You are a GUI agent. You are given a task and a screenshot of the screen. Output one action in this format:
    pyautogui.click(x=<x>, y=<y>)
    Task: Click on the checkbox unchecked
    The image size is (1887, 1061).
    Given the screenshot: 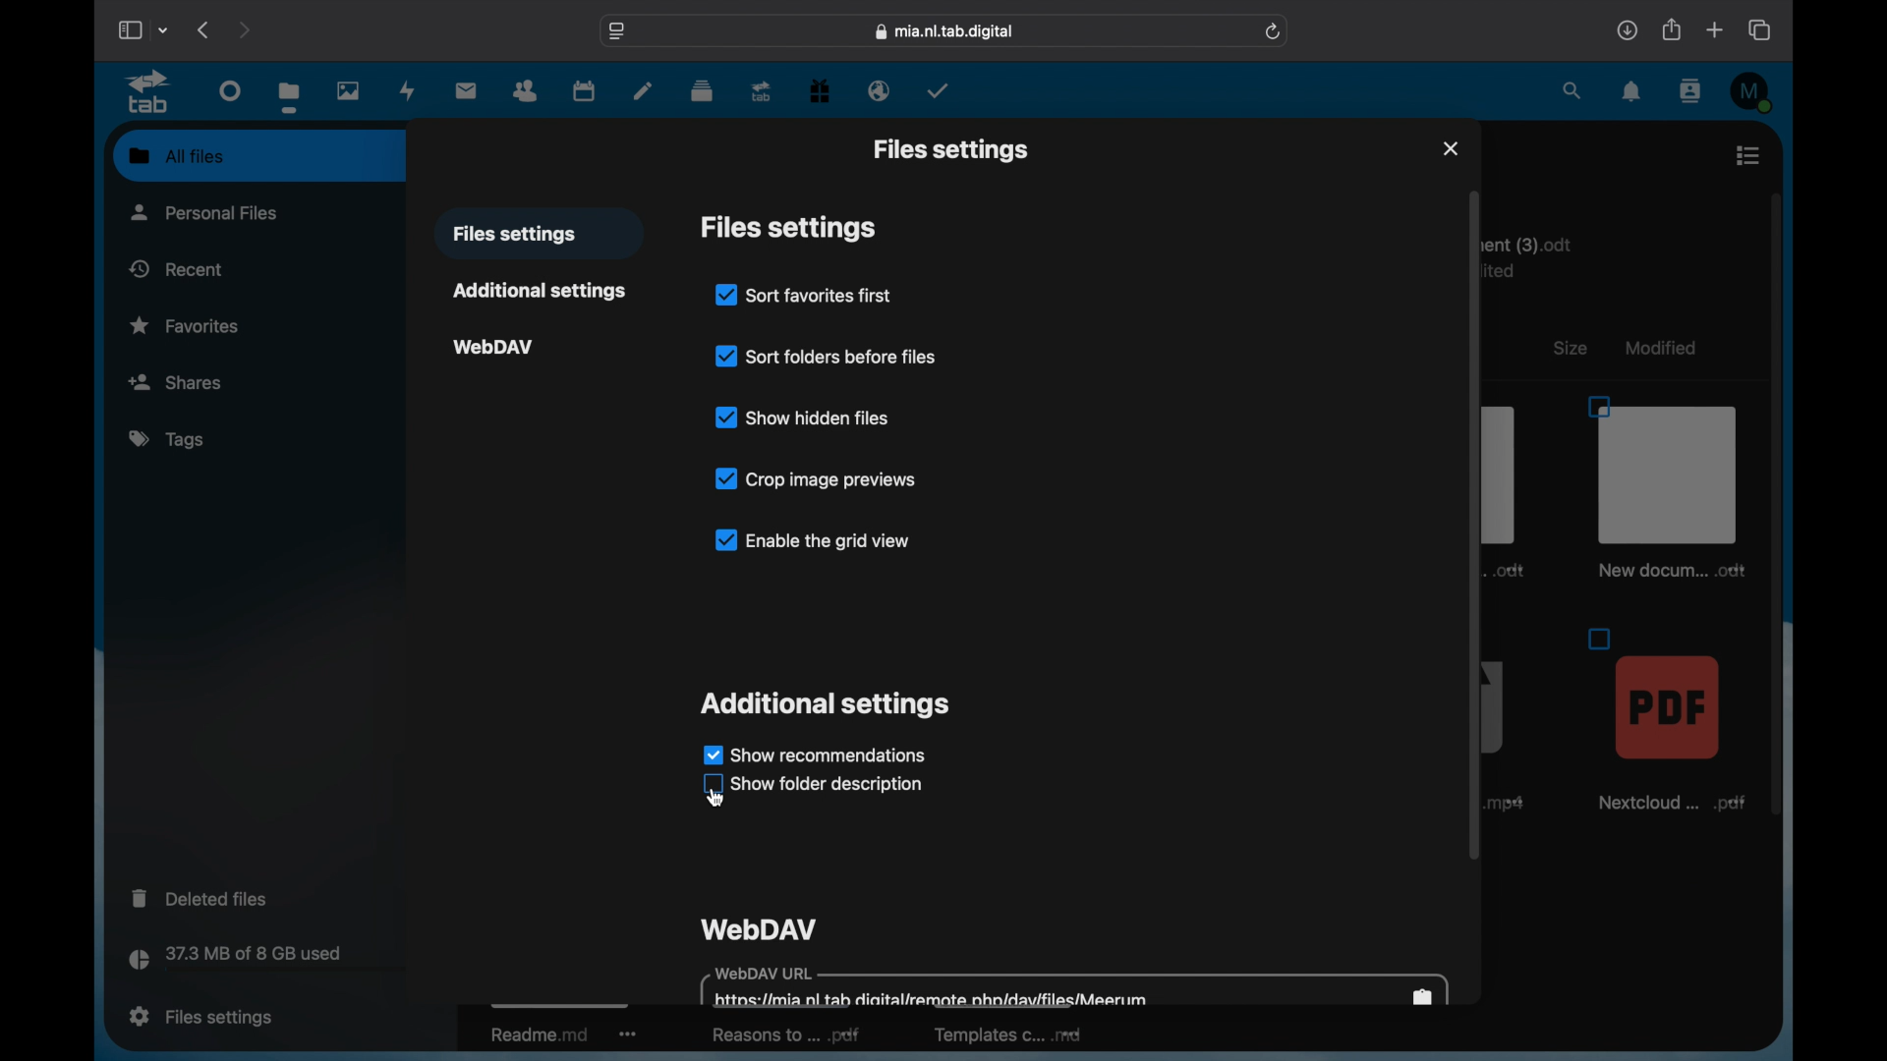 What is the action you would take?
    pyautogui.click(x=710, y=784)
    